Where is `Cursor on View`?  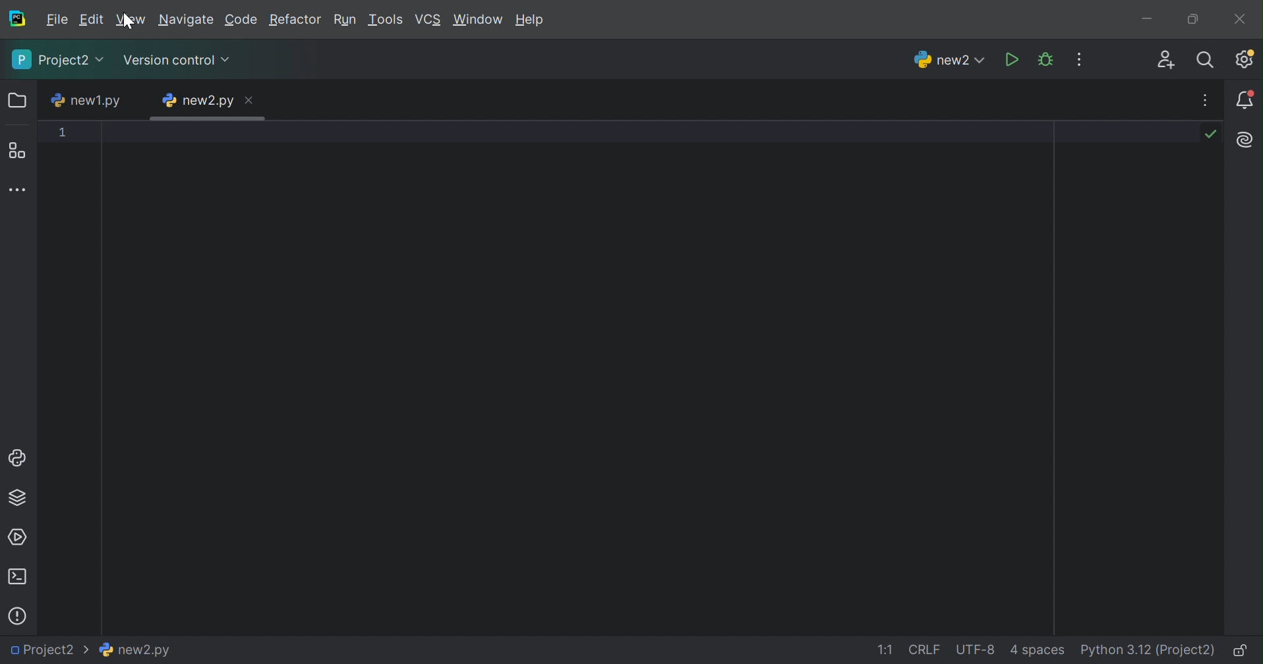
Cursor on View is located at coordinates (131, 23).